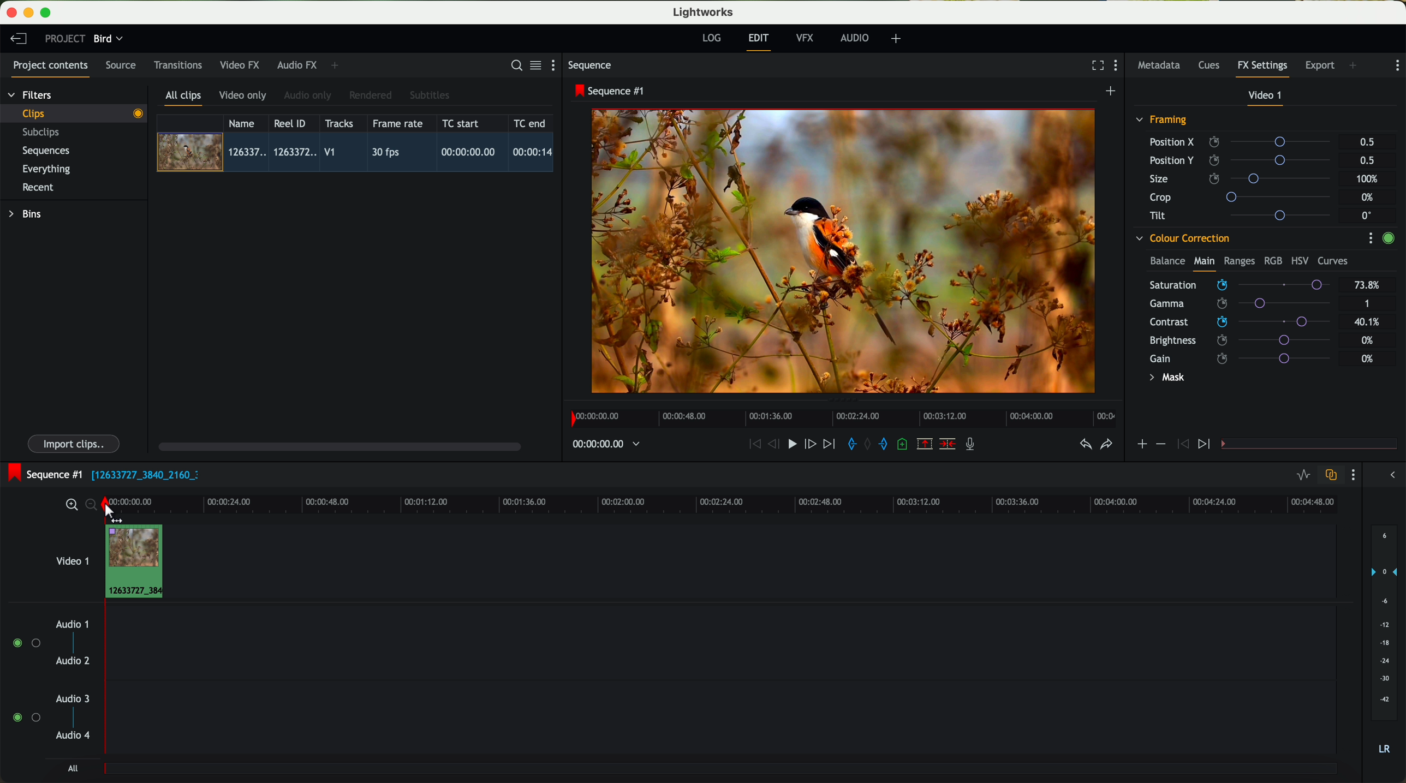  What do you see at coordinates (1181, 445) in the screenshot?
I see `icon` at bounding box center [1181, 445].